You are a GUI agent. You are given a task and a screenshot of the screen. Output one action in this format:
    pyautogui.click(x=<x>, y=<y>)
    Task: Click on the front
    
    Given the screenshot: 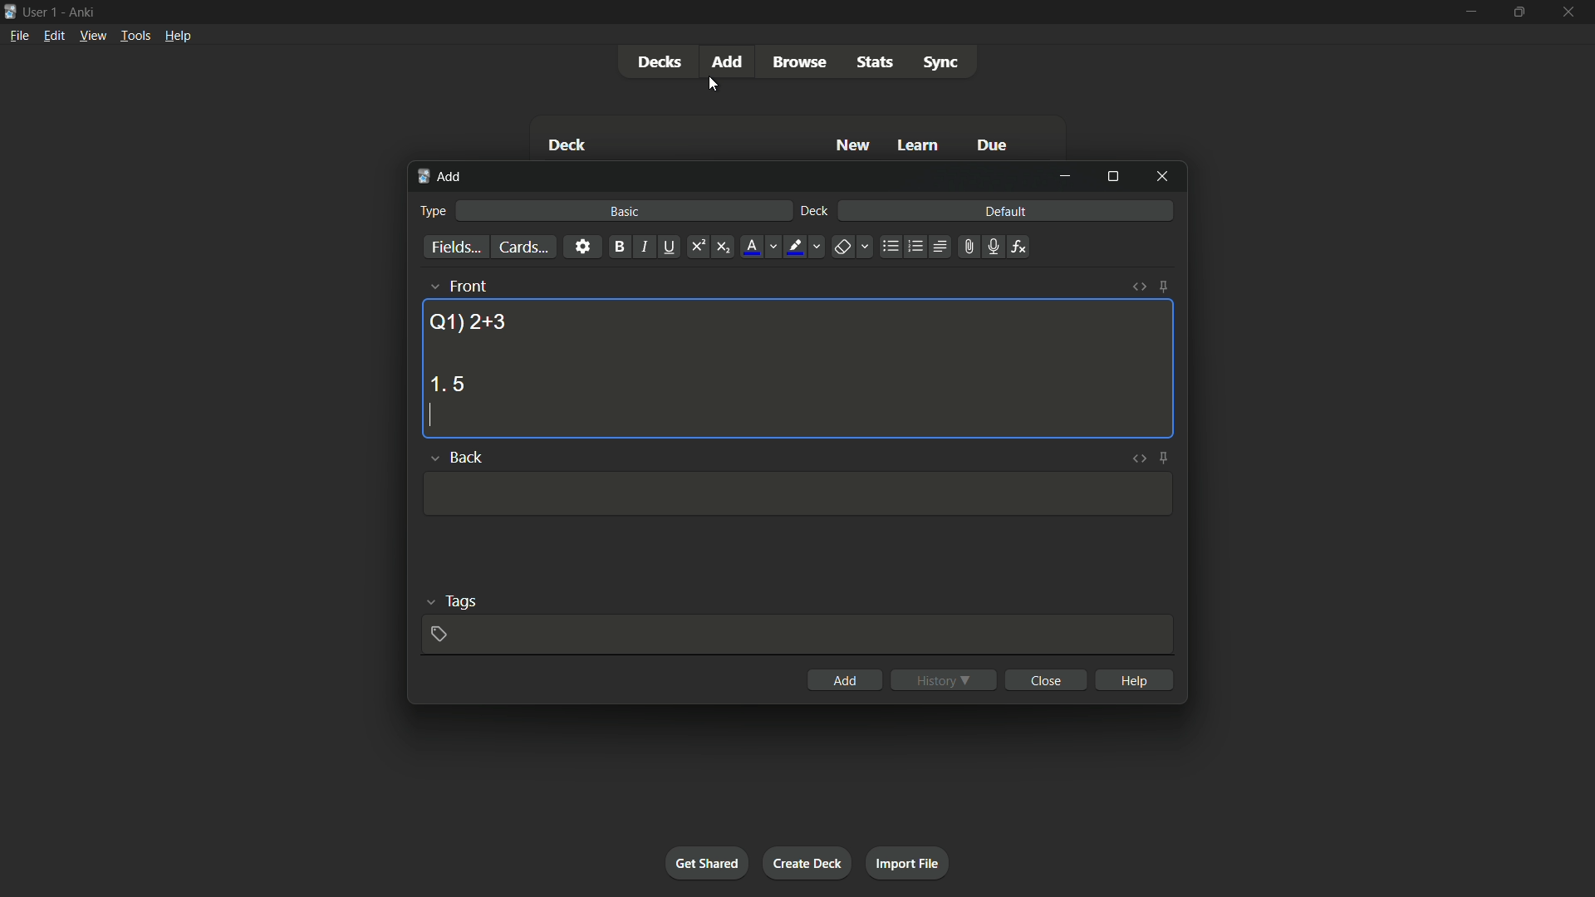 What is the action you would take?
    pyautogui.click(x=467, y=286)
    